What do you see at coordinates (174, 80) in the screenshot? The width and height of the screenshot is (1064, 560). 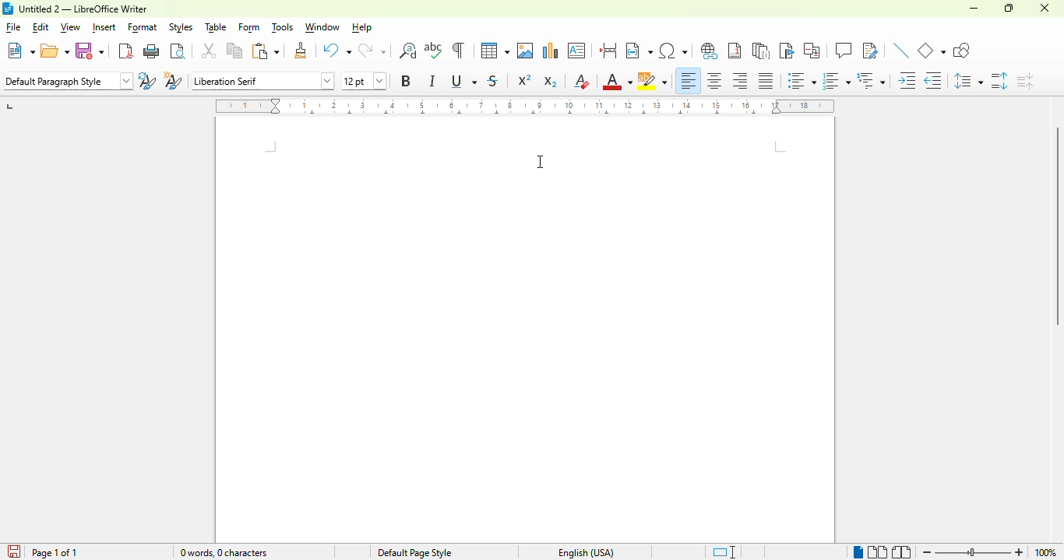 I see `new style from selection` at bounding box center [174, 80].